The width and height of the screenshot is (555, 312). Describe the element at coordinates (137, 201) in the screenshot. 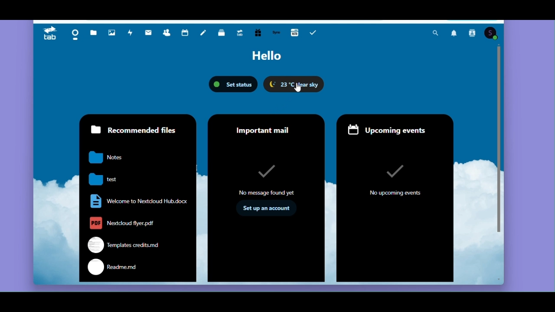

I see `welcome to nextcloud.docx` at that location.